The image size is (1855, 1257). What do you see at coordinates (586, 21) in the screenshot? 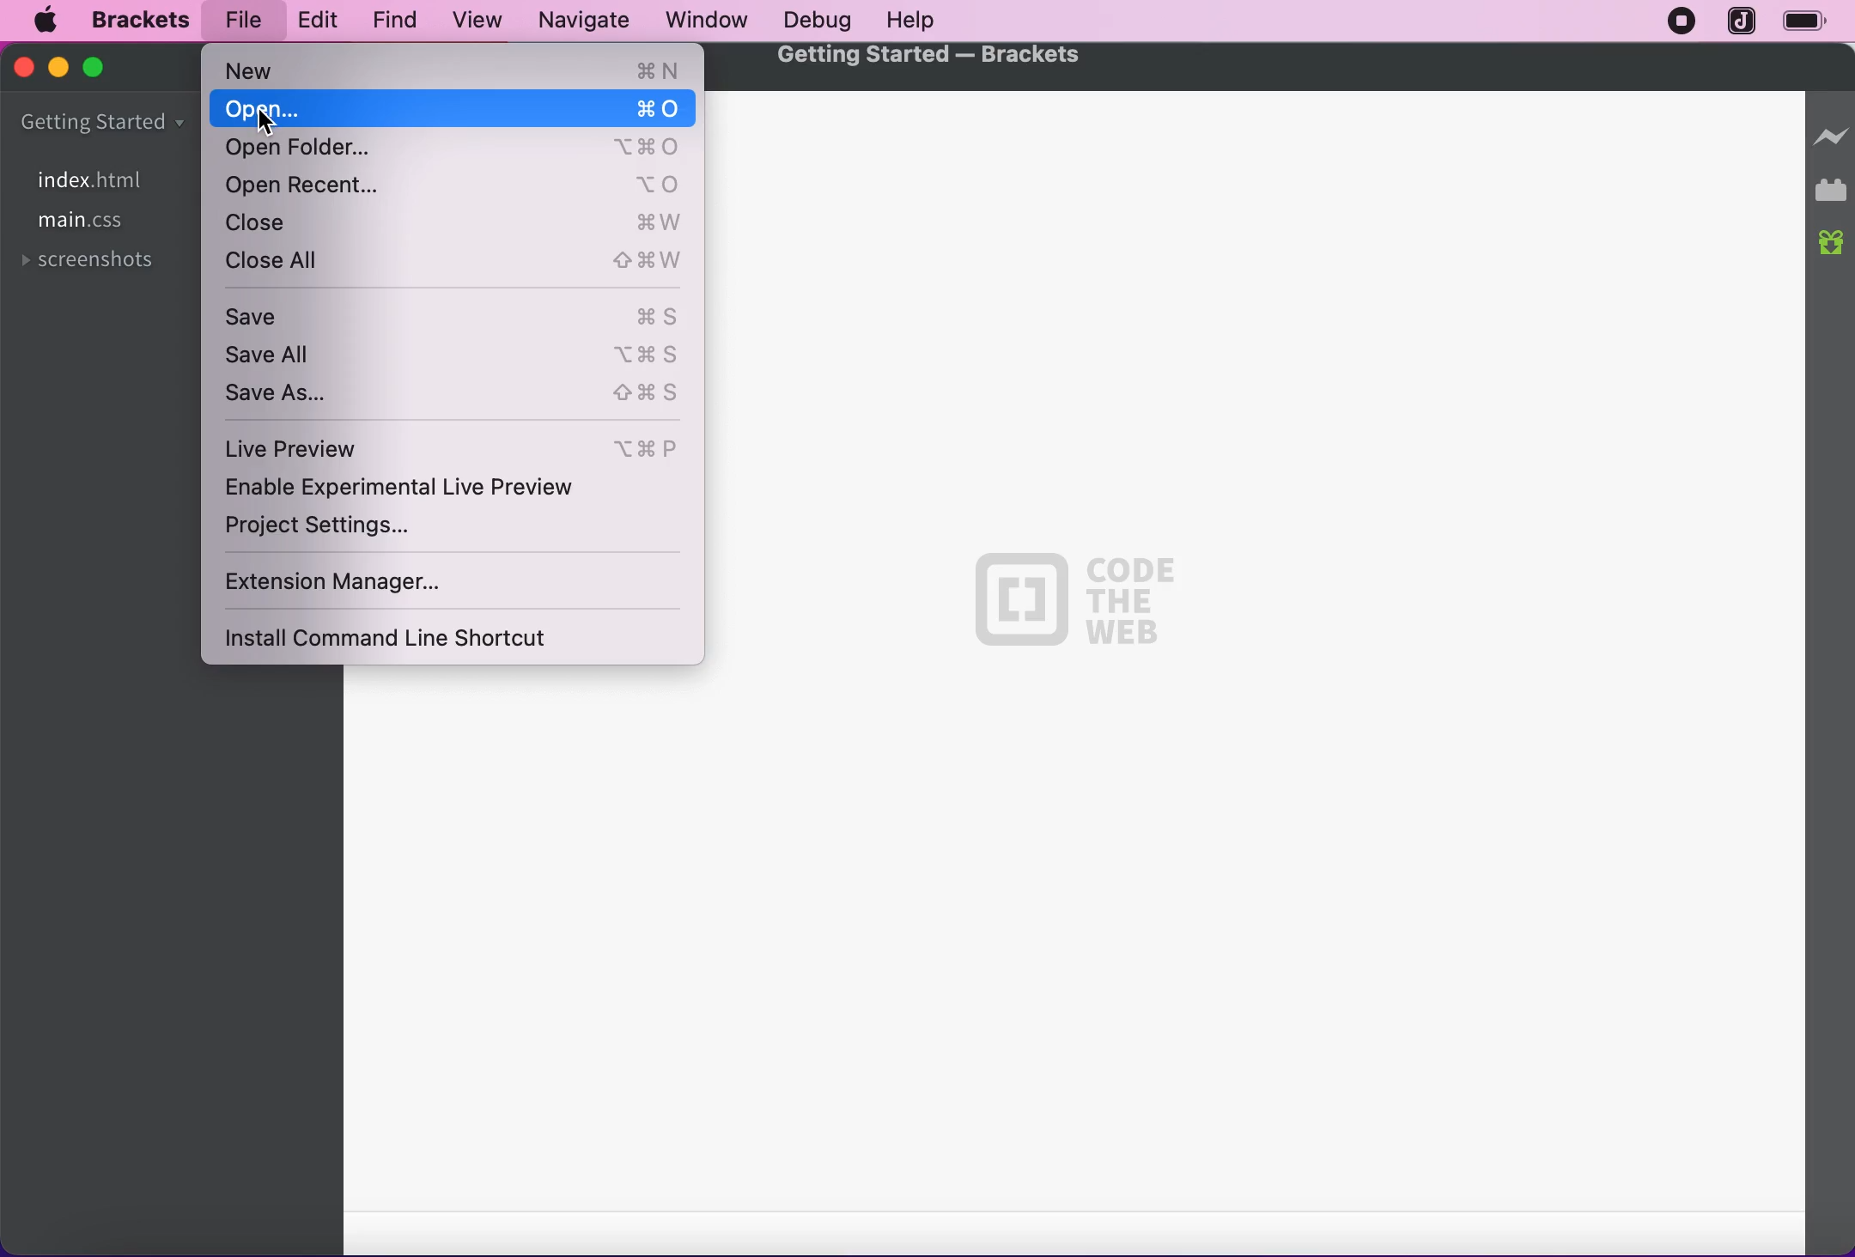
I see `navigate` at bounding box center [586, 21].